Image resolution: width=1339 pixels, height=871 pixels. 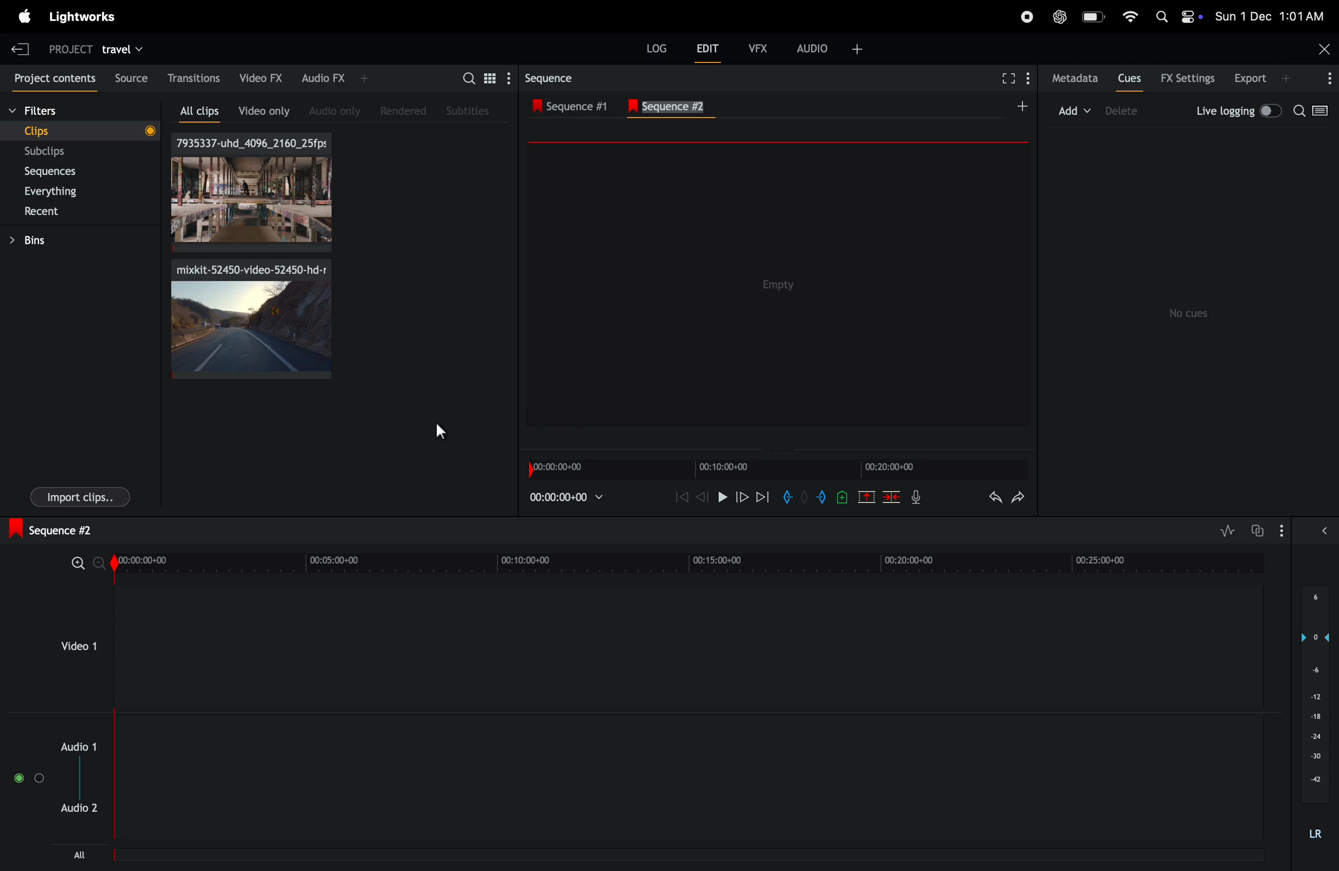 I want to click on zoom in zoom out, so click(x=87, y=562).